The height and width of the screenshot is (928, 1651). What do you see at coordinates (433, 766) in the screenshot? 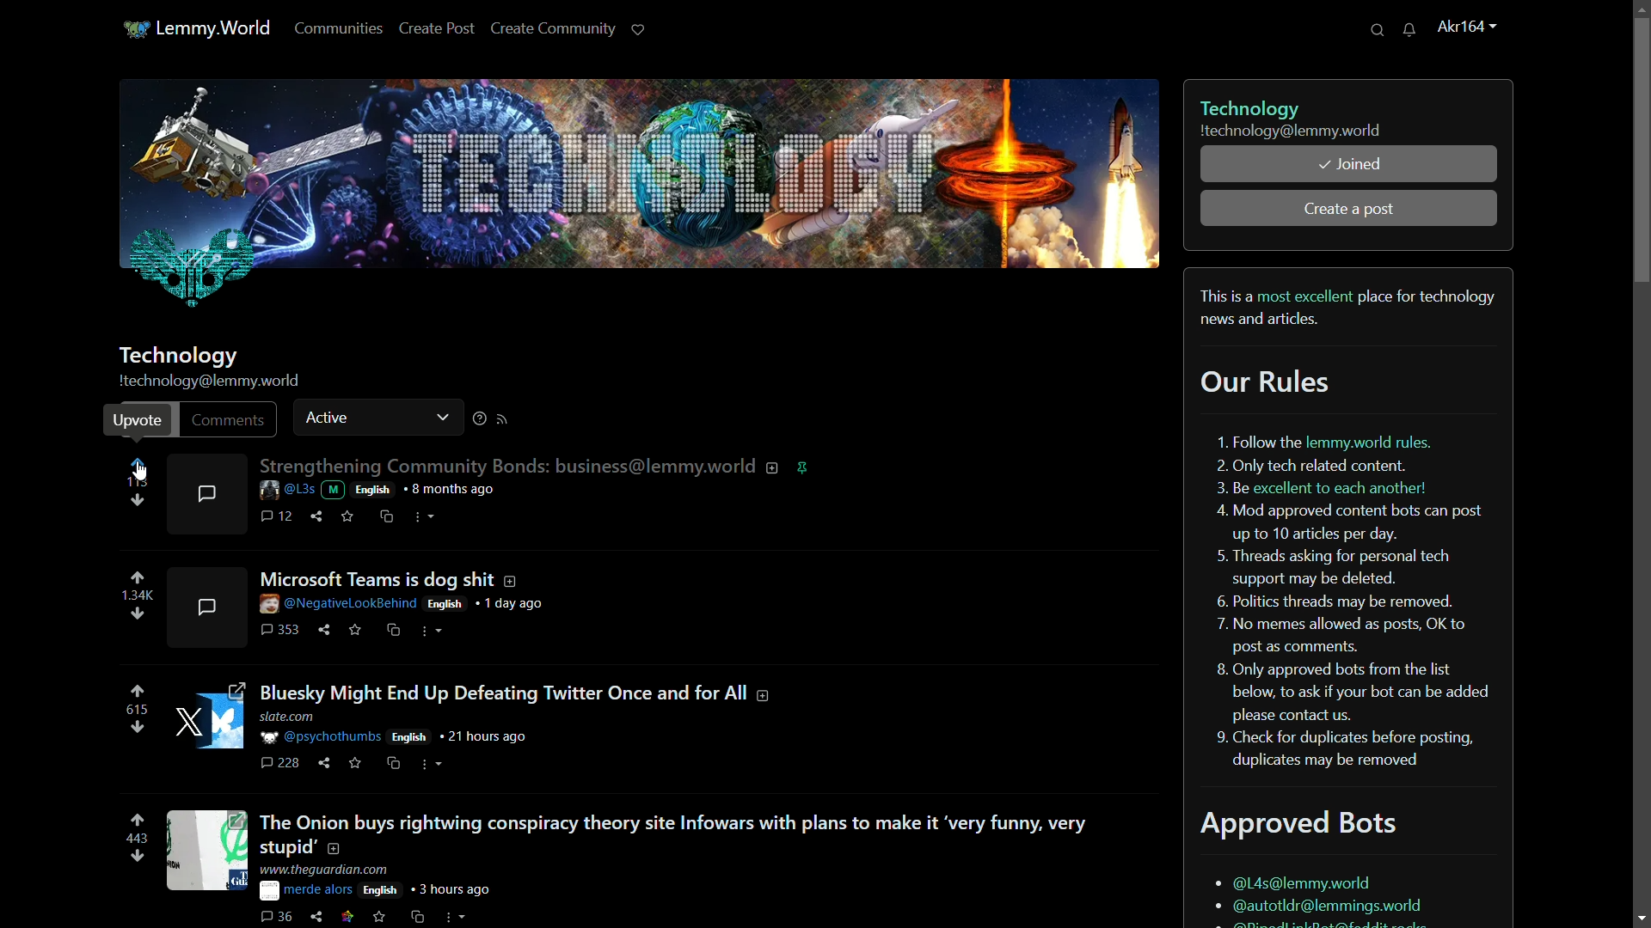
I see `more` at bounding box center [433, 766].